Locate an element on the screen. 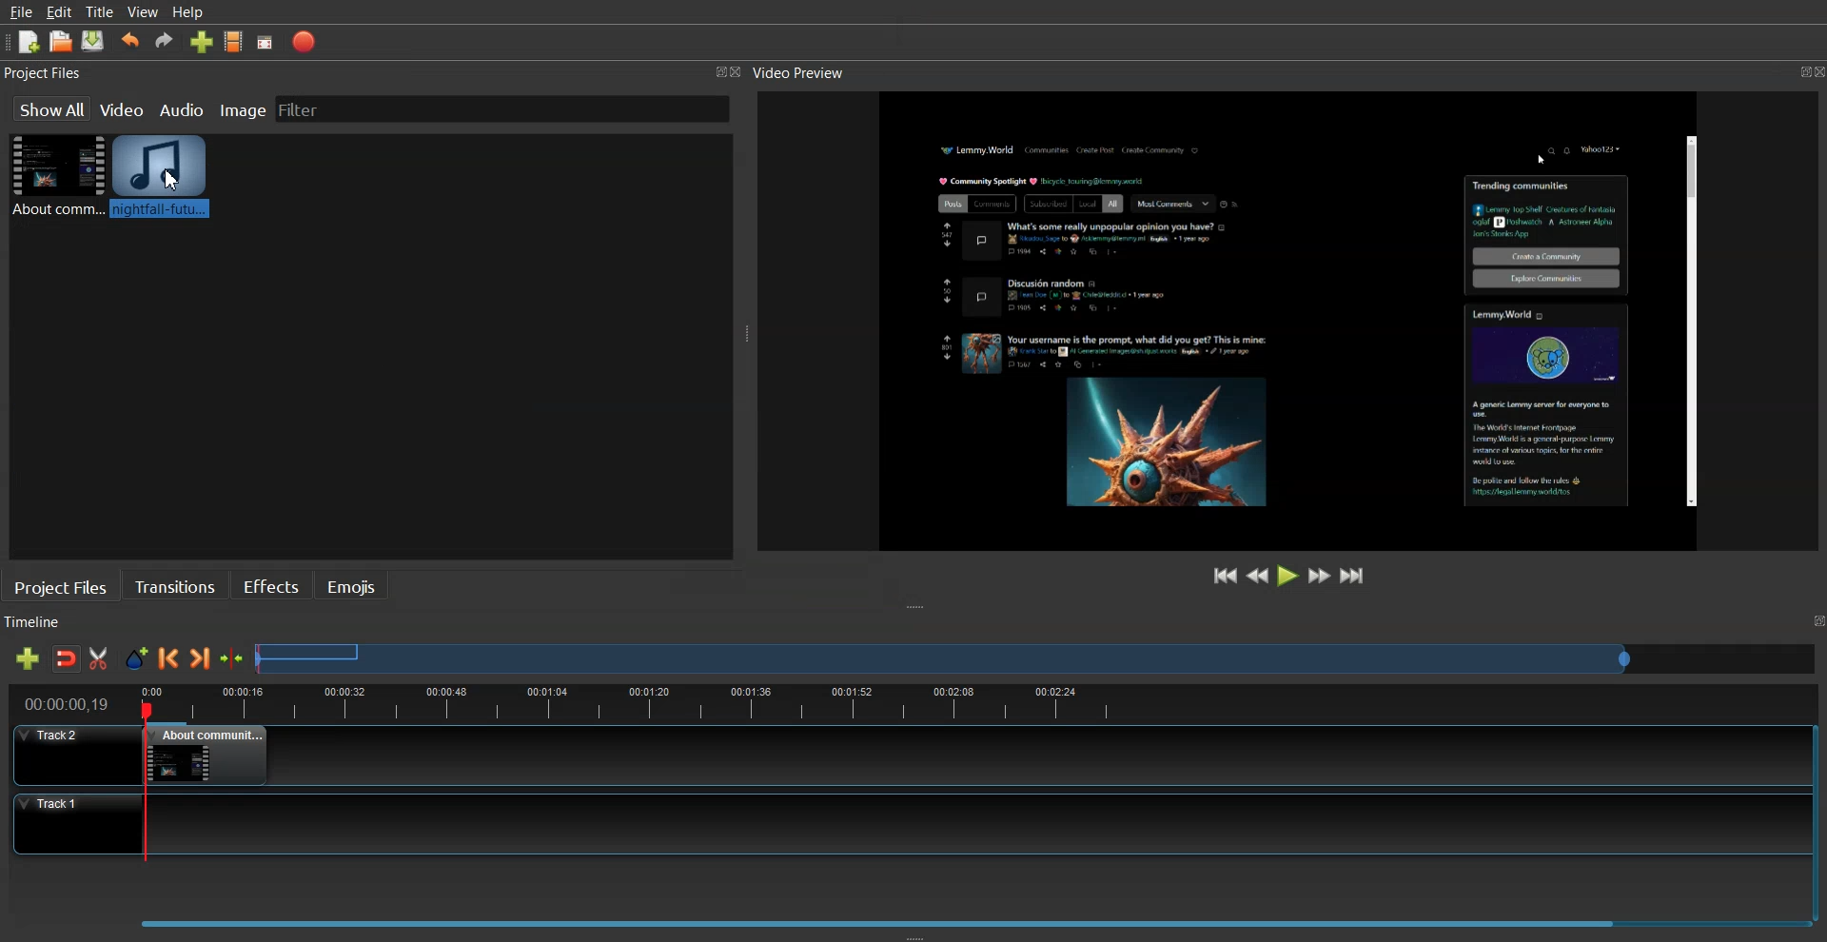 The image size is (1827, 942). Close is located at coordinates (1816, 71).